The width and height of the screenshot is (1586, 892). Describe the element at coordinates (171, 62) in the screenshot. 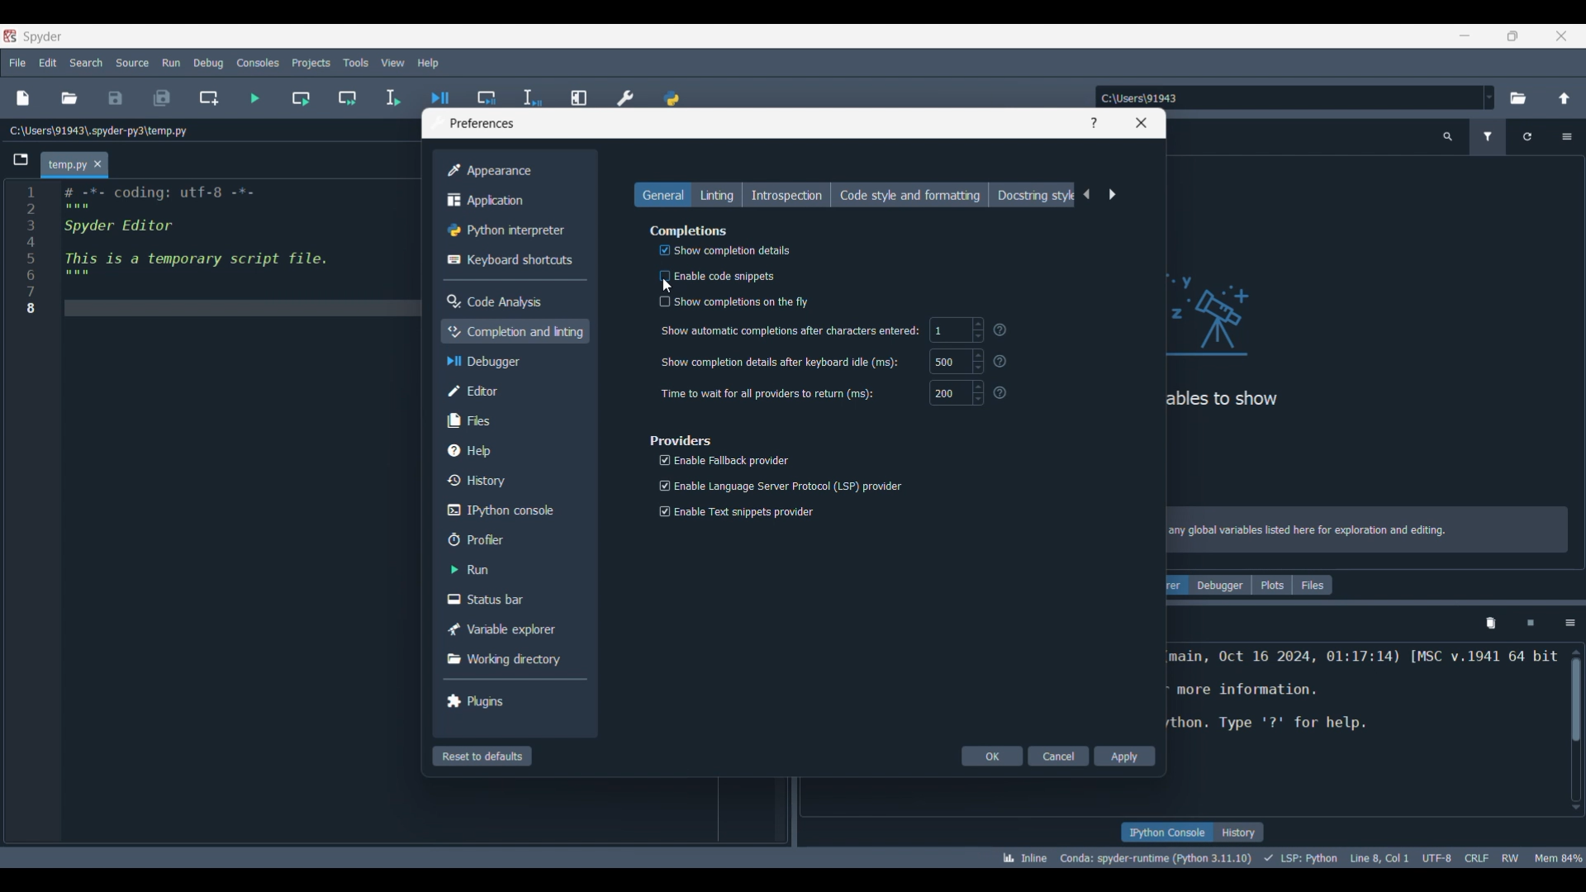

I see `Run menu` at that location.